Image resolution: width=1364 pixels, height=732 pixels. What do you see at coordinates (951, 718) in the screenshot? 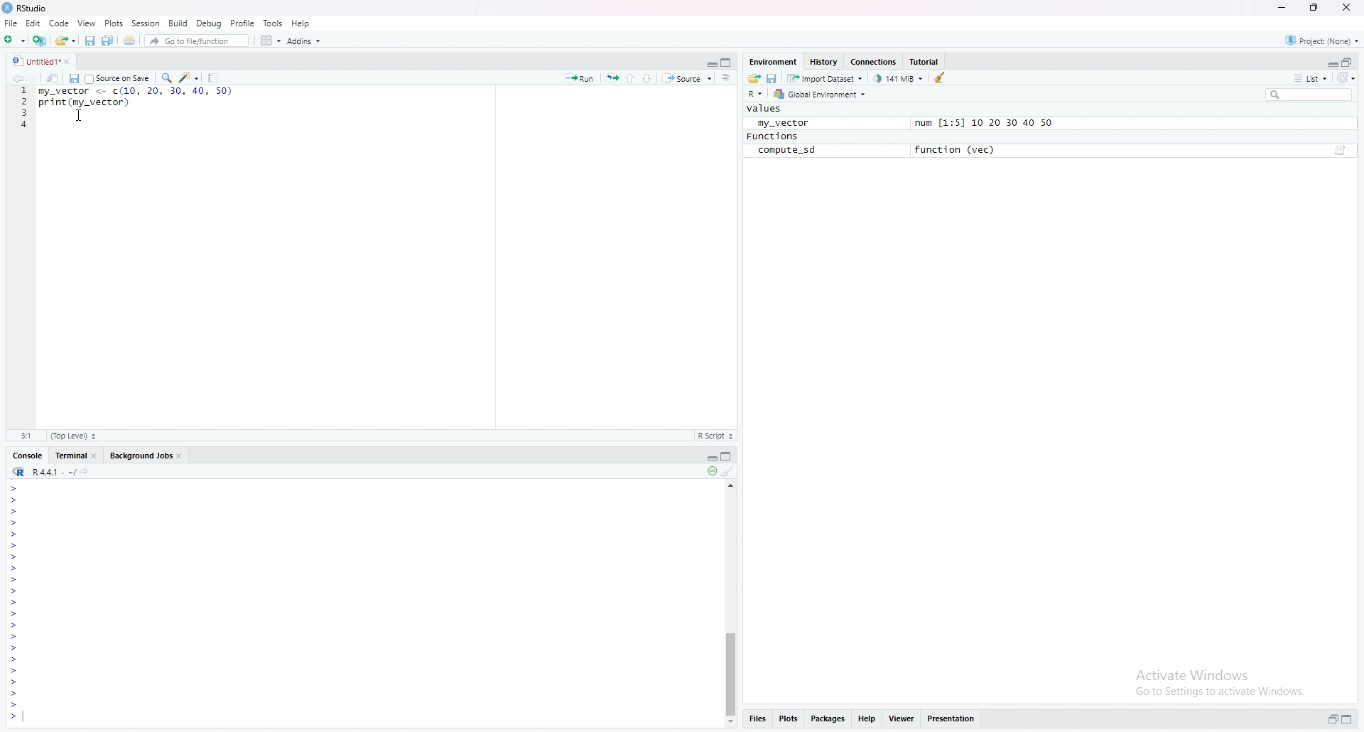
I see `Presentation` at bounding box center [951, 718].